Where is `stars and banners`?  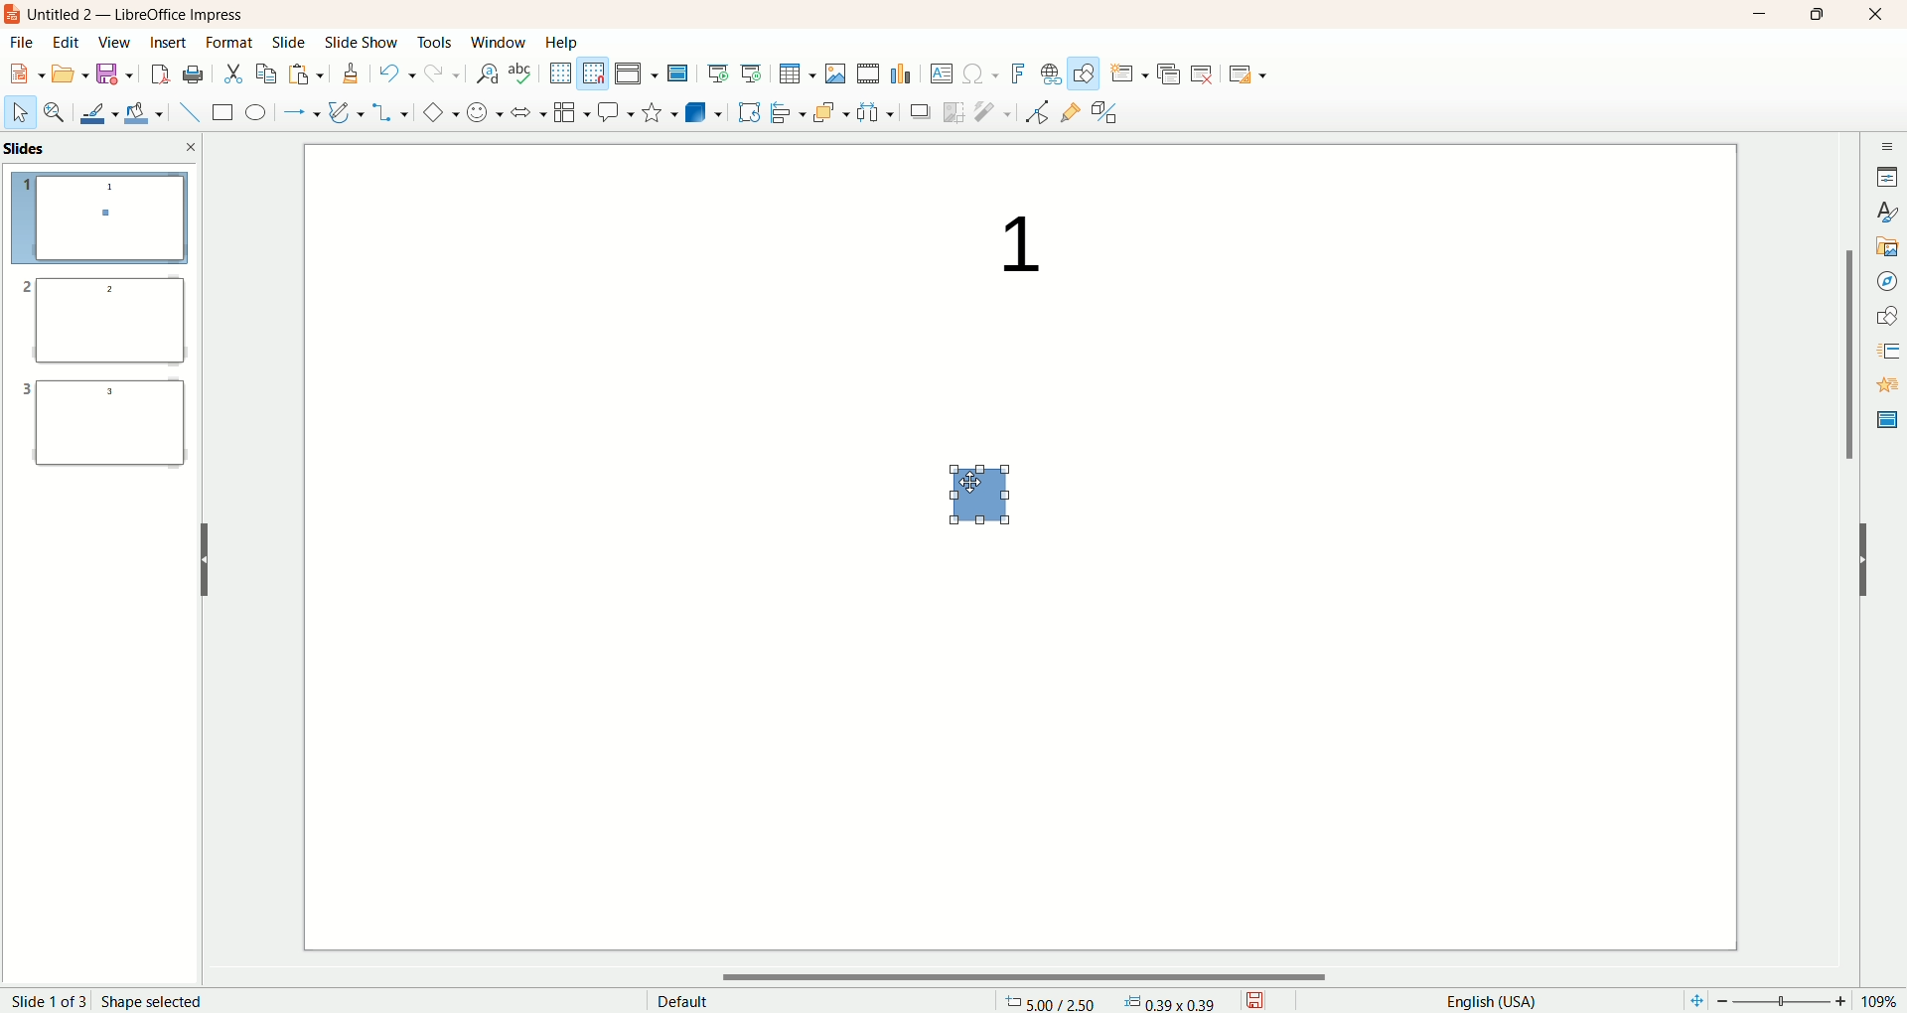
stars and banners is located at coordinates (657, 111).